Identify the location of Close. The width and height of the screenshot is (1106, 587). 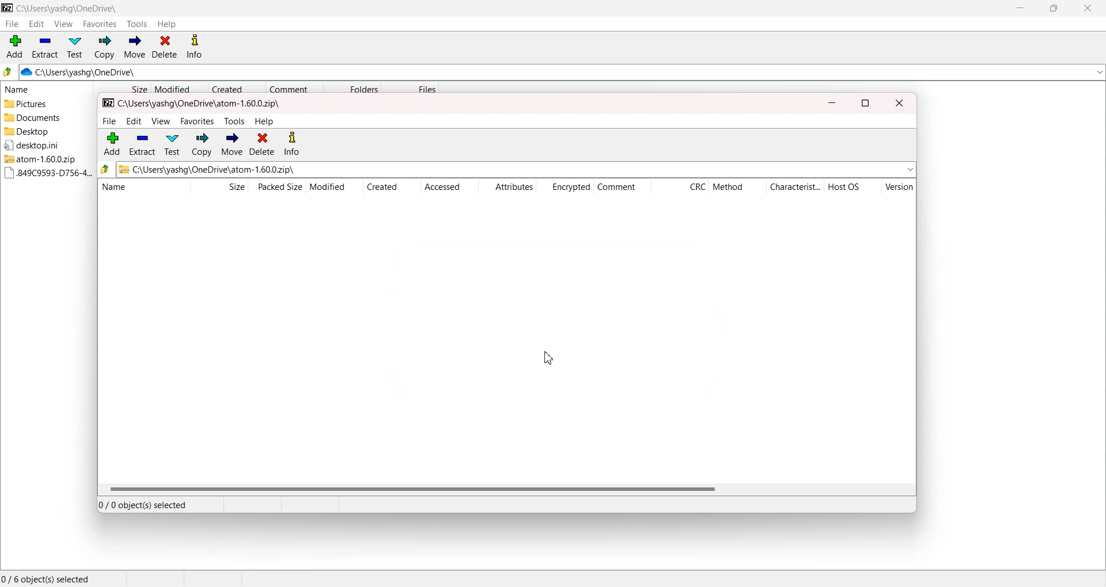
(1086, 8).